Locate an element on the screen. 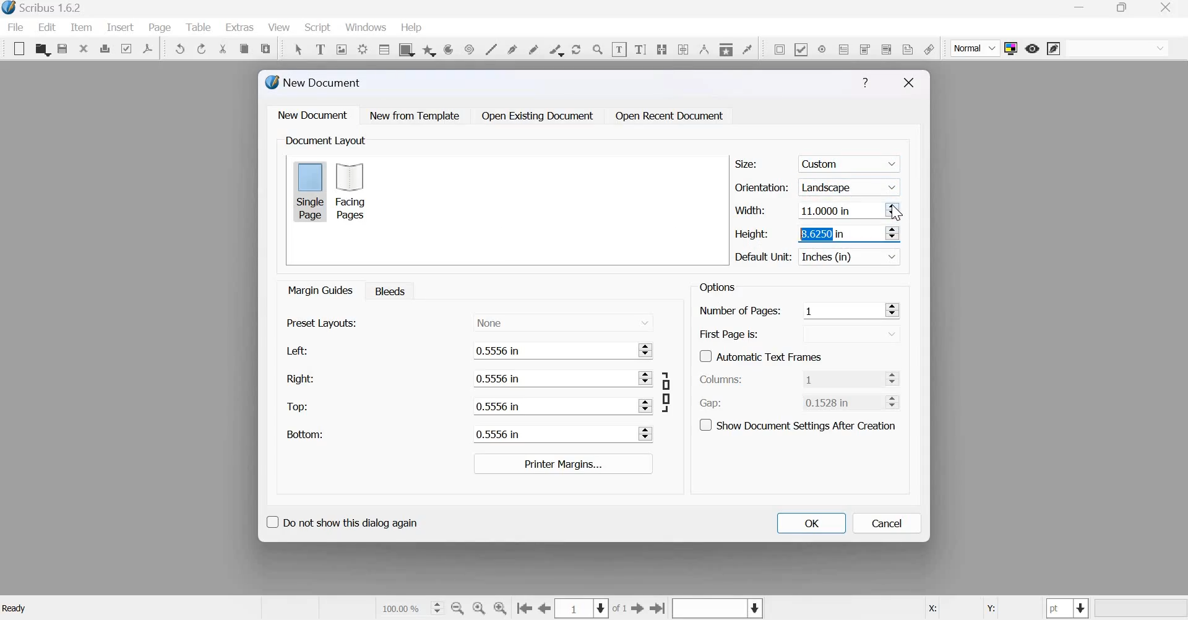  None is located at coordinates (563, 321).